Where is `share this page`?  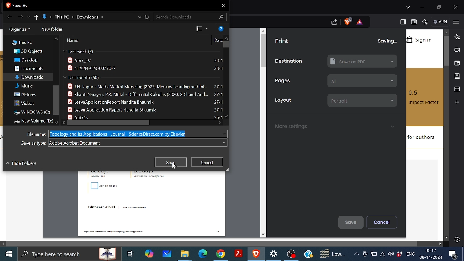
share this page is located at coordinates (335, 22).